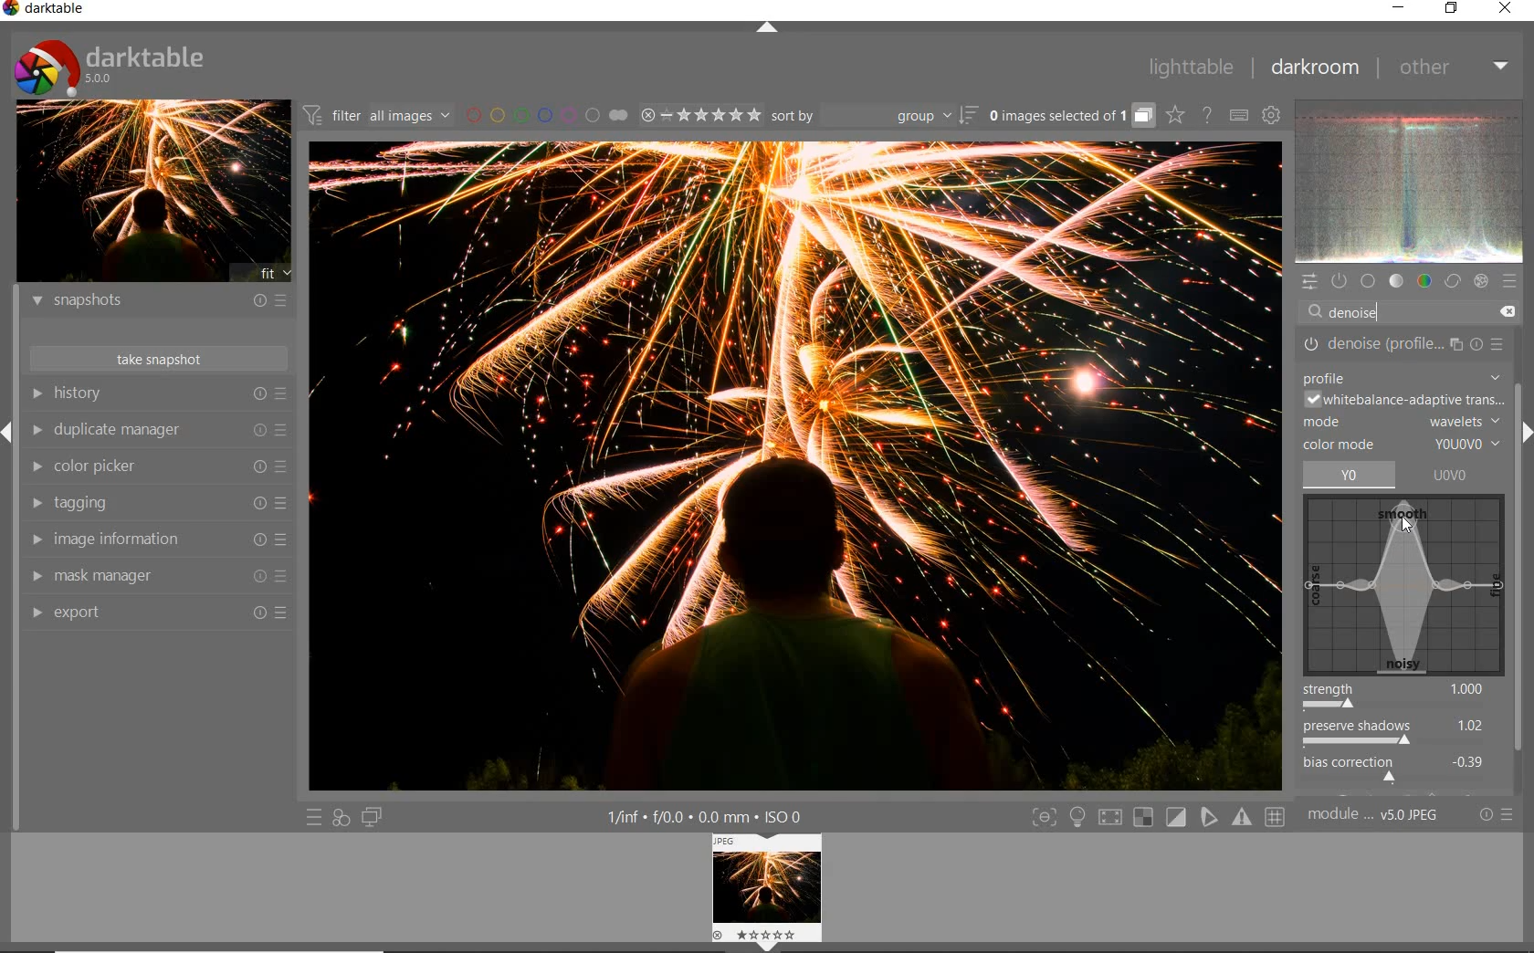 The height and width of the screenshot is (953, 1534). I want to click on show only active modules, so click(1340, 280).